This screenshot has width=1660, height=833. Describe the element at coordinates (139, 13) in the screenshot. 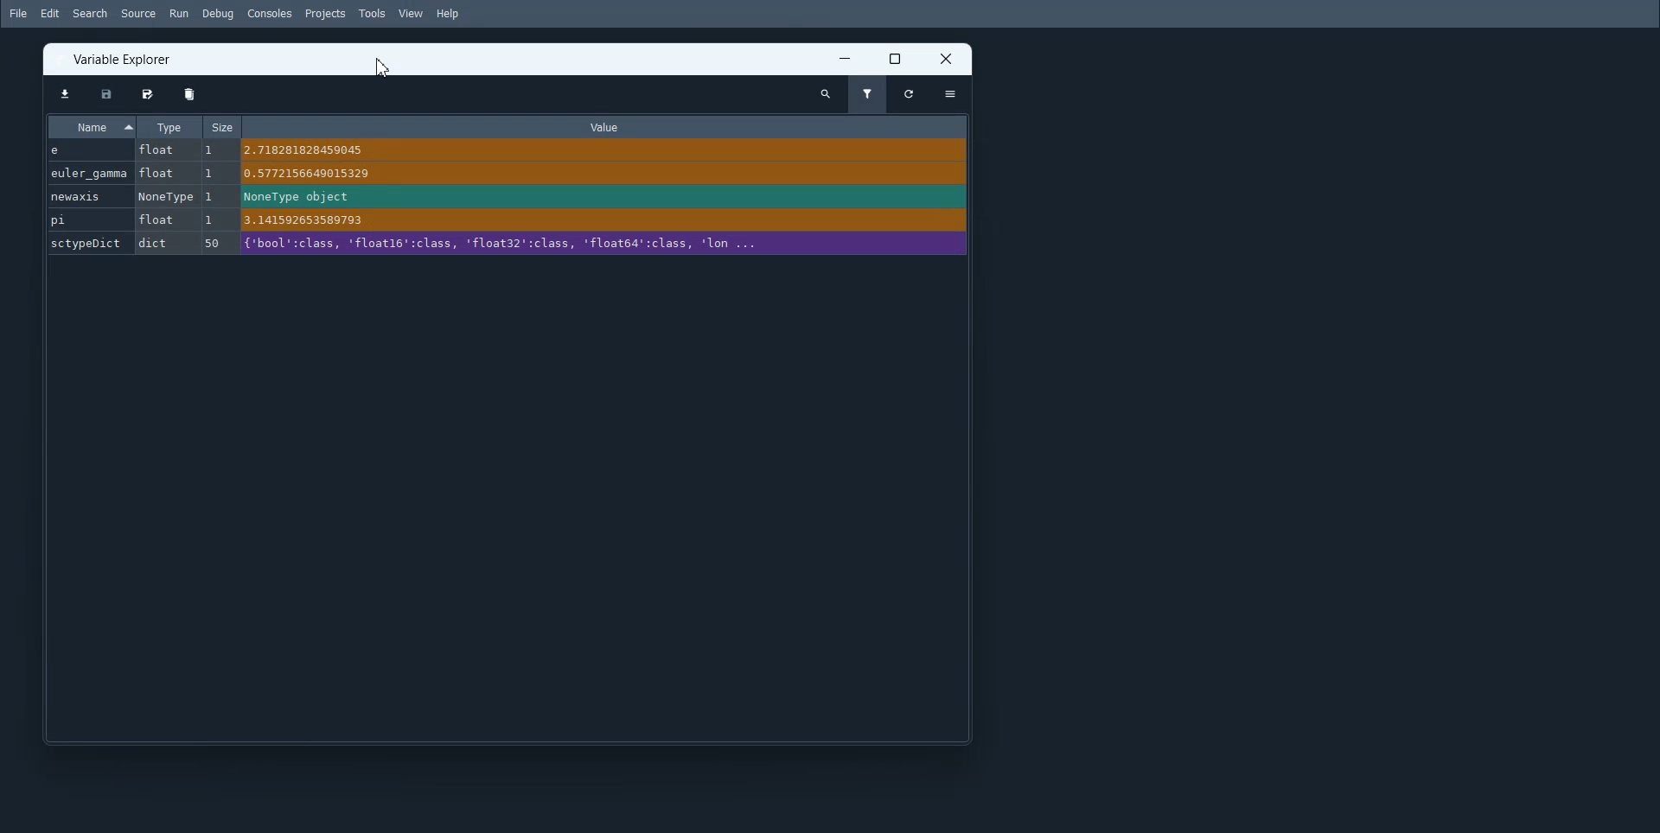

I see `Source` at that location.